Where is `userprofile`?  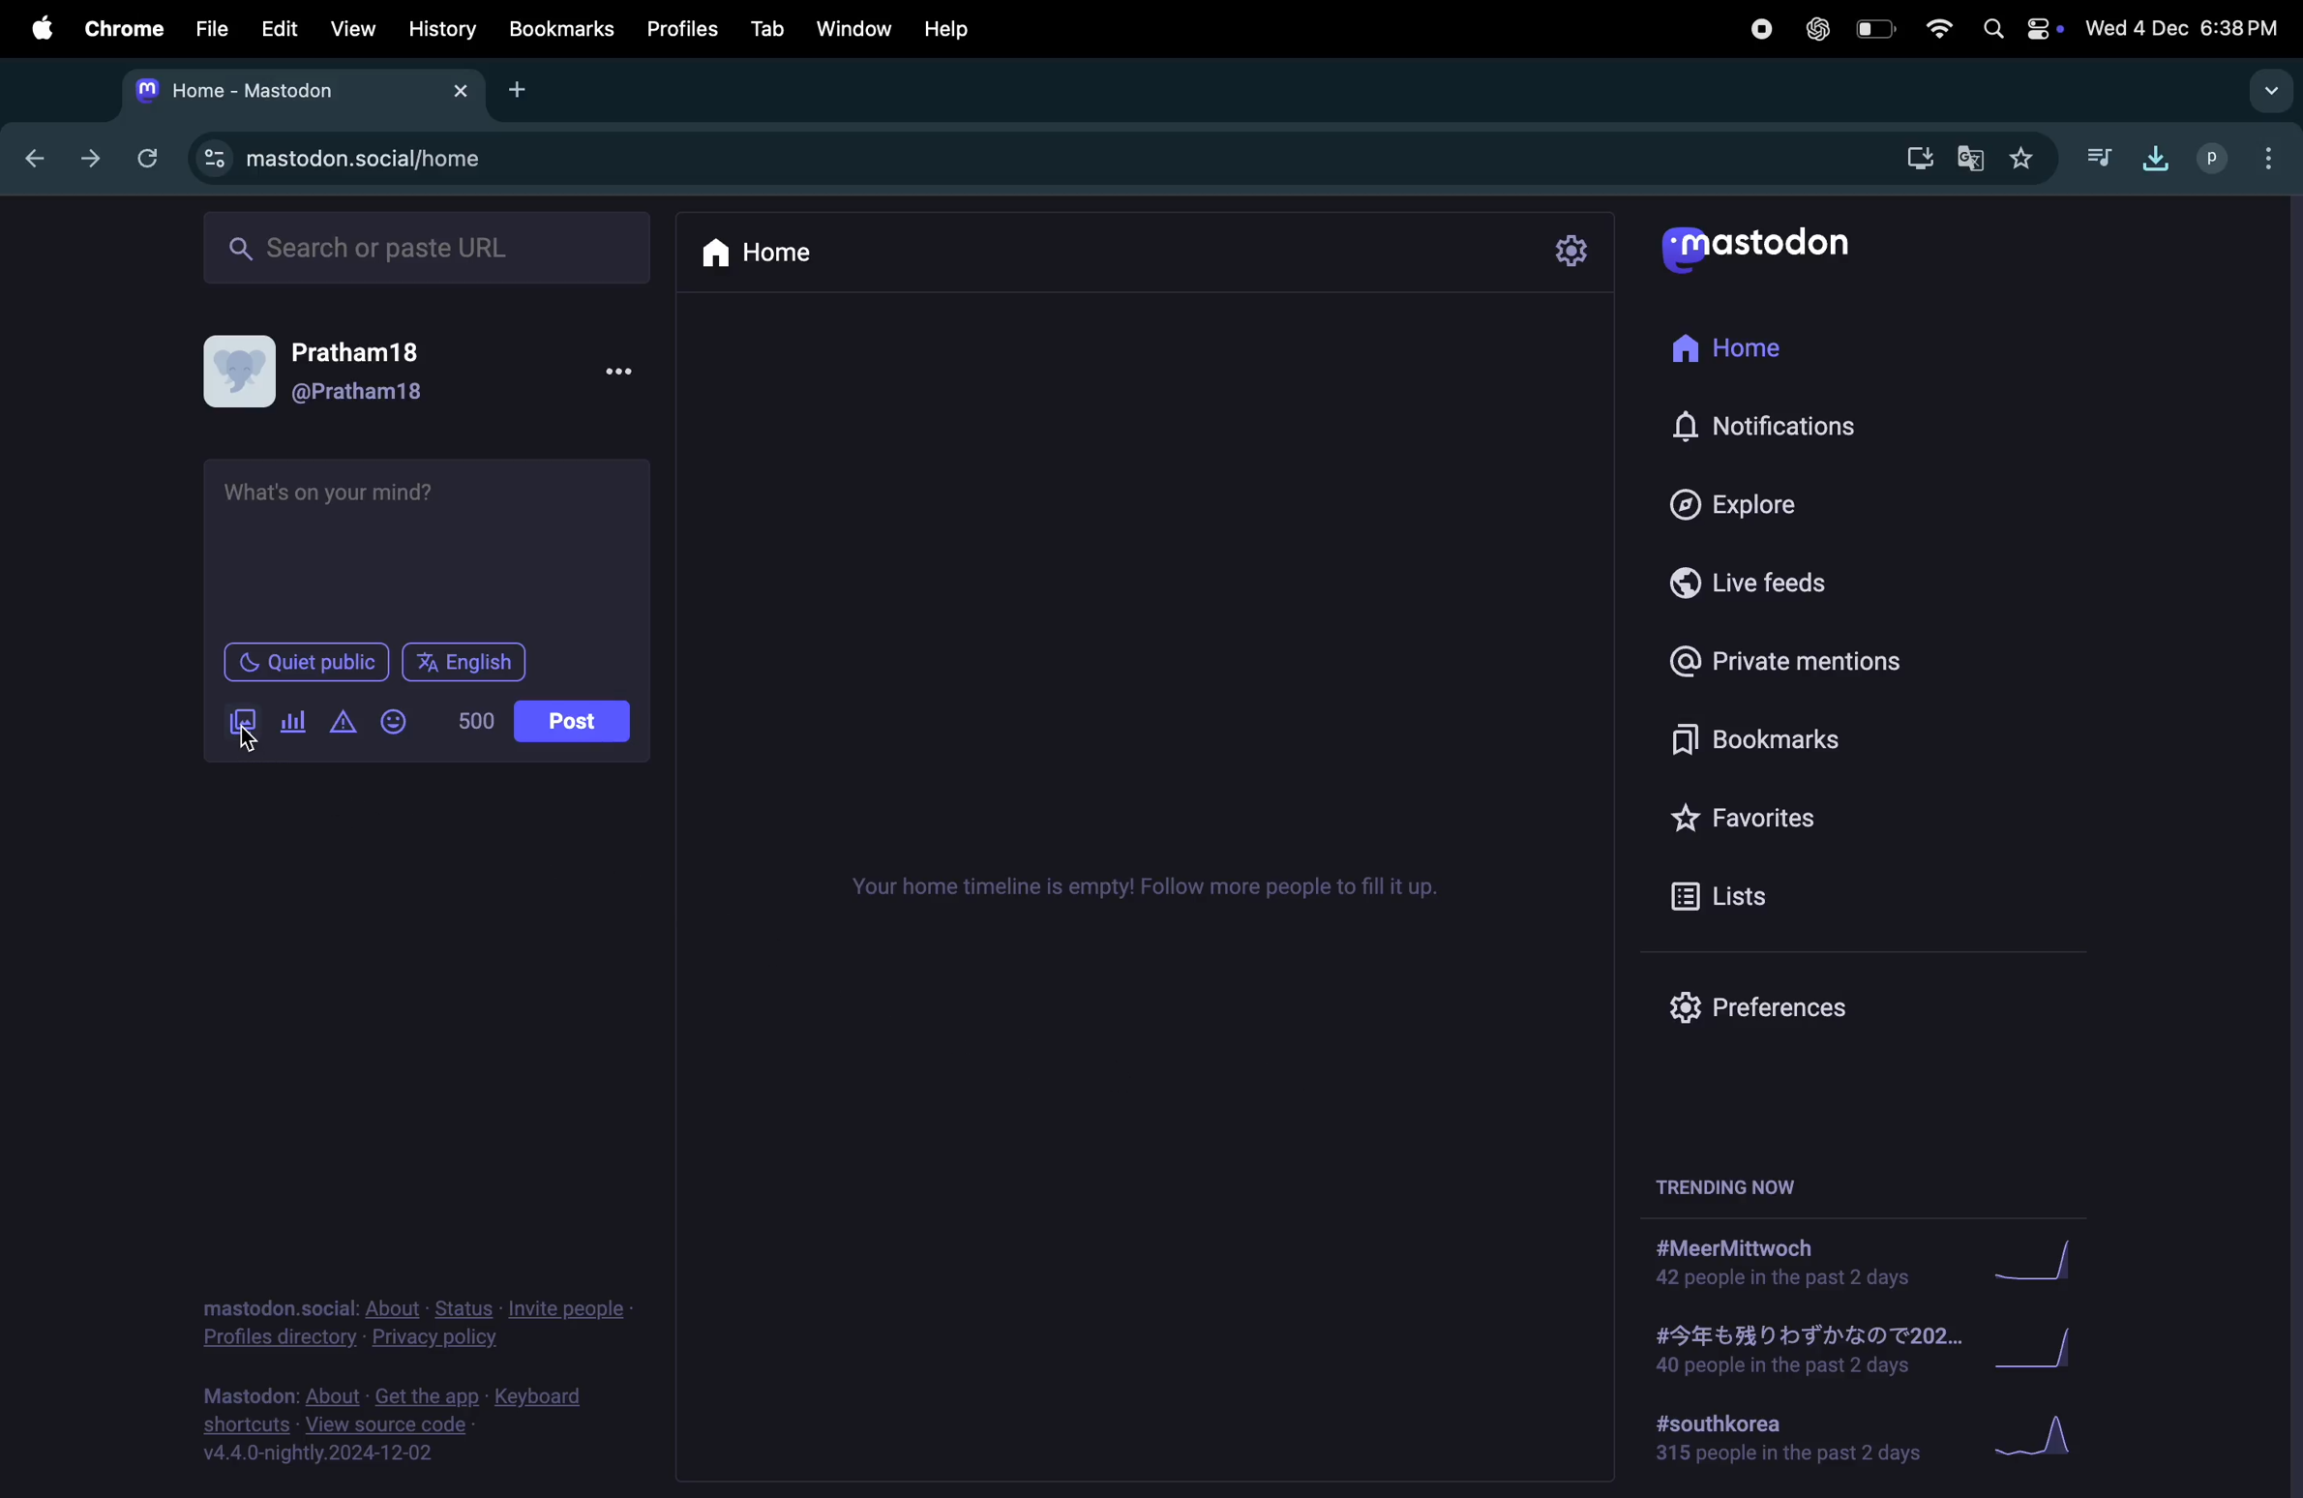 userprofile is located at coordinates (2245, 159).